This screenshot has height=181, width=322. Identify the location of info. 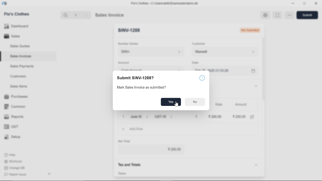
(202, 78).